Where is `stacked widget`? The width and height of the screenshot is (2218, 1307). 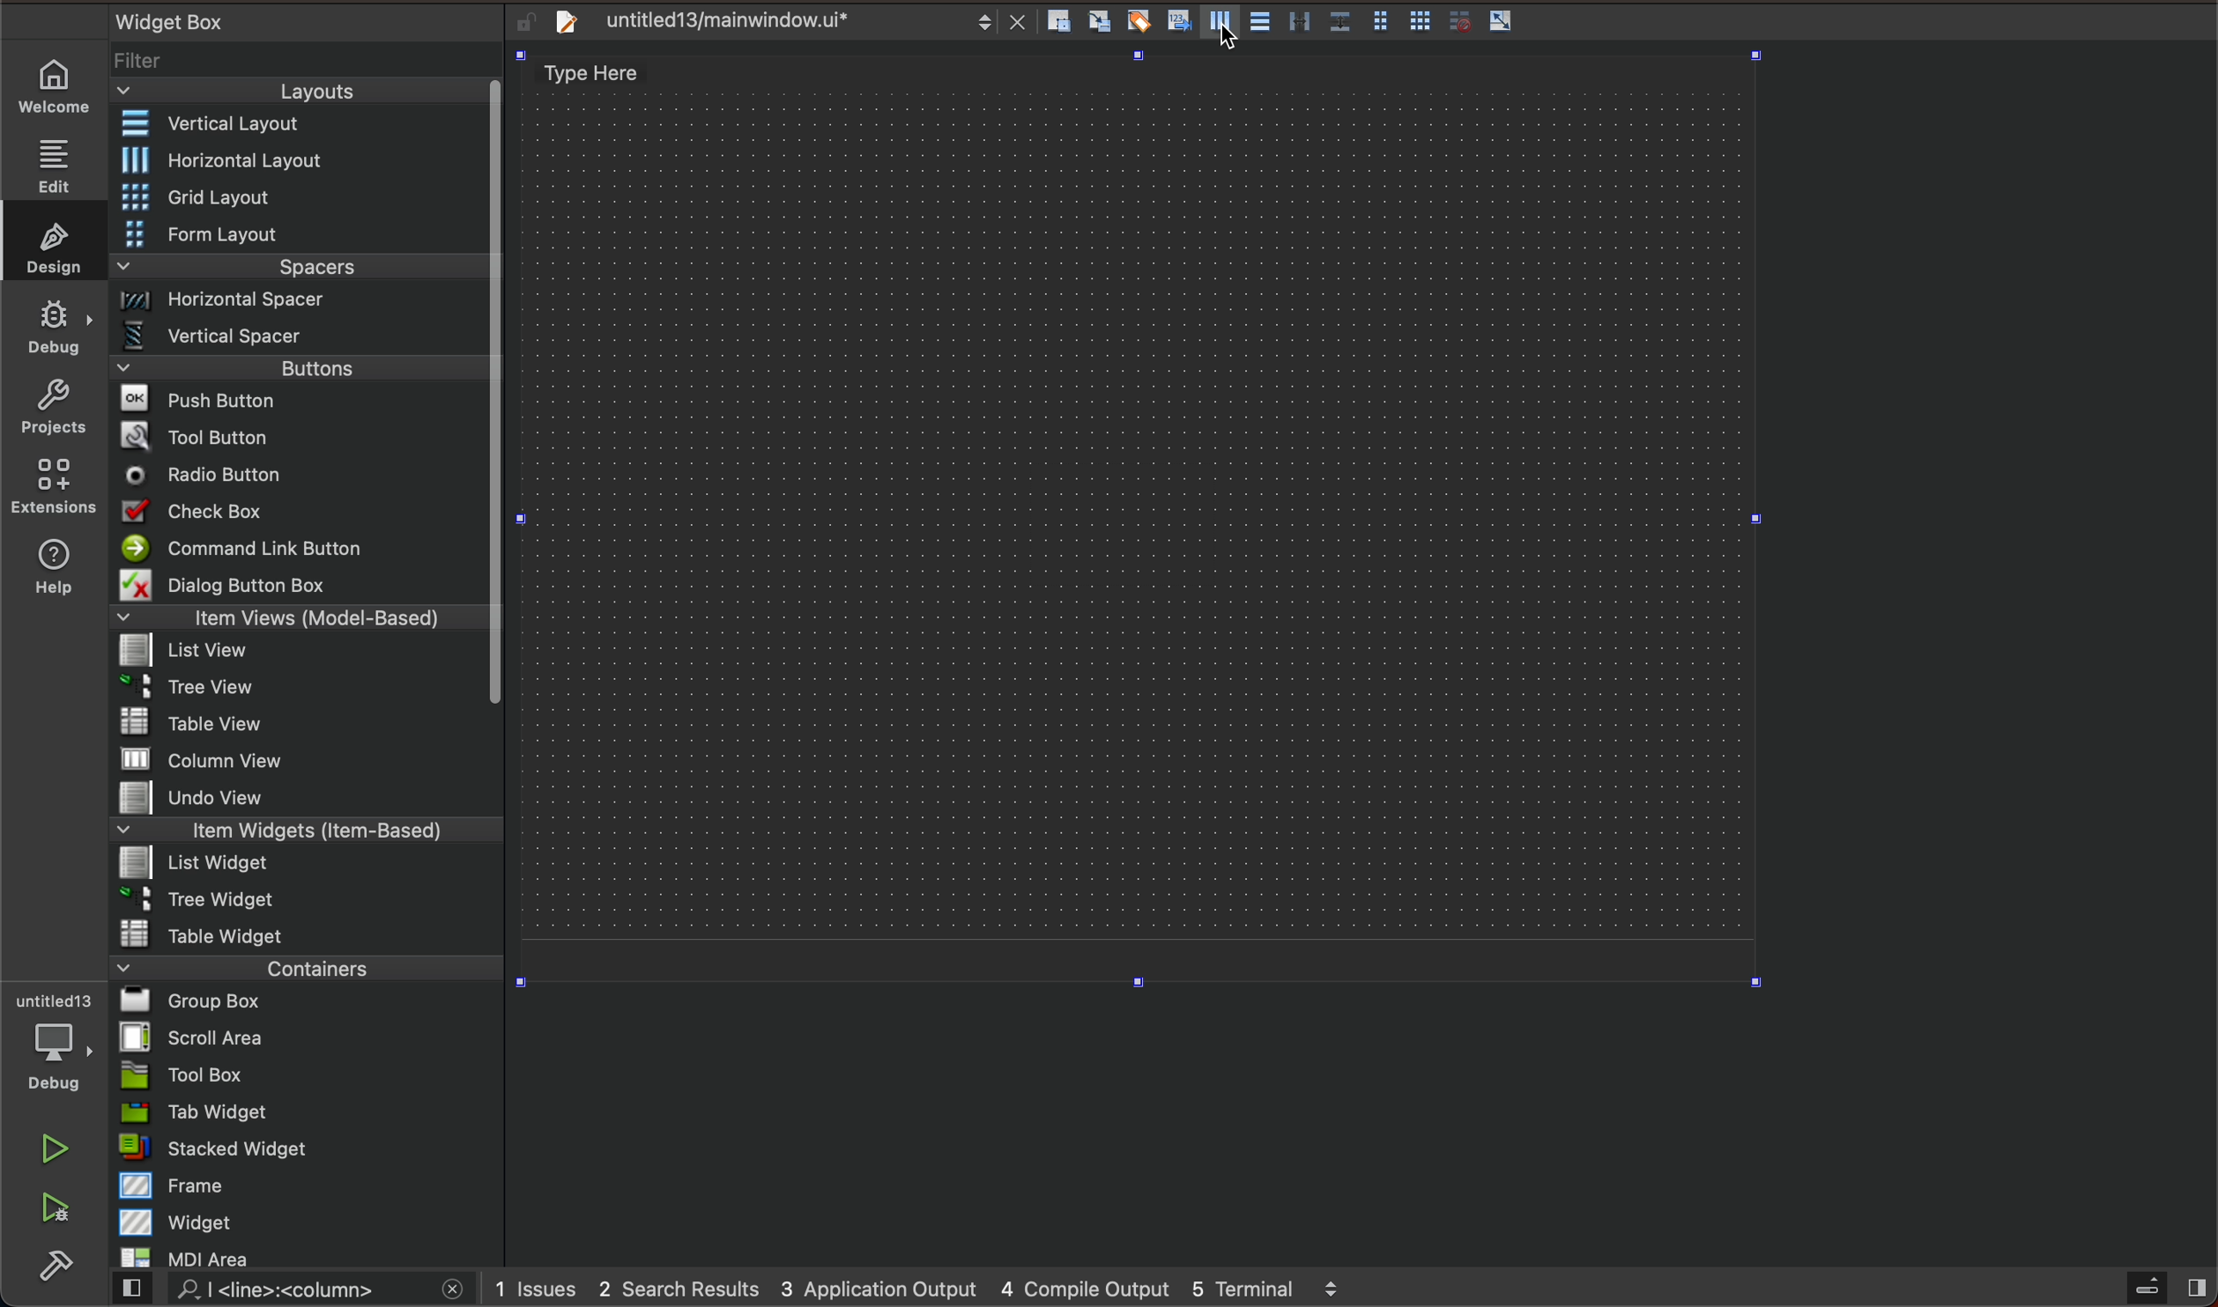 stacked widget is located at coordinates (301, 1150).